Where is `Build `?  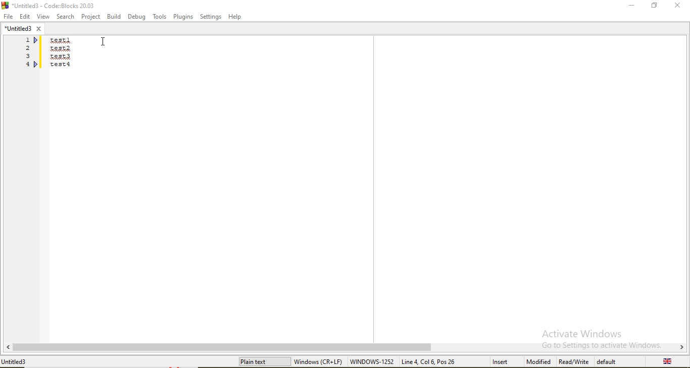 Build  is located at coordinates (115, 17).